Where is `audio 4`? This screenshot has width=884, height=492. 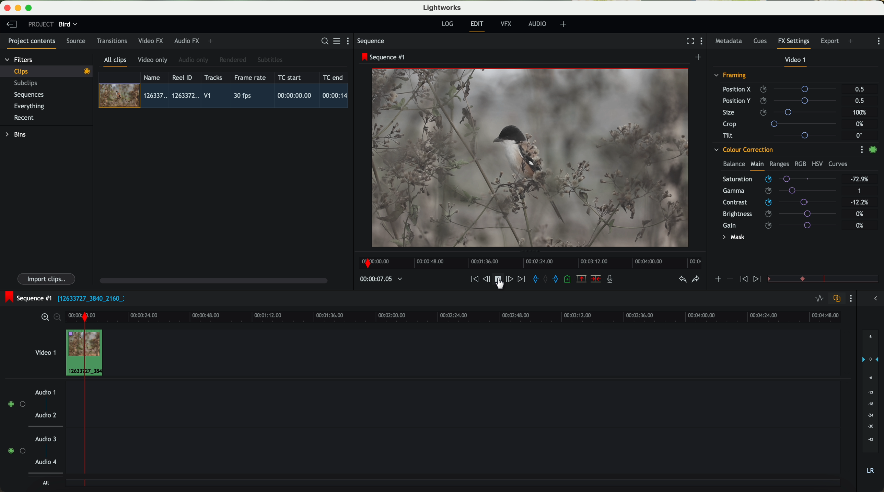 audio 4 is located at coordinates (46, 462).